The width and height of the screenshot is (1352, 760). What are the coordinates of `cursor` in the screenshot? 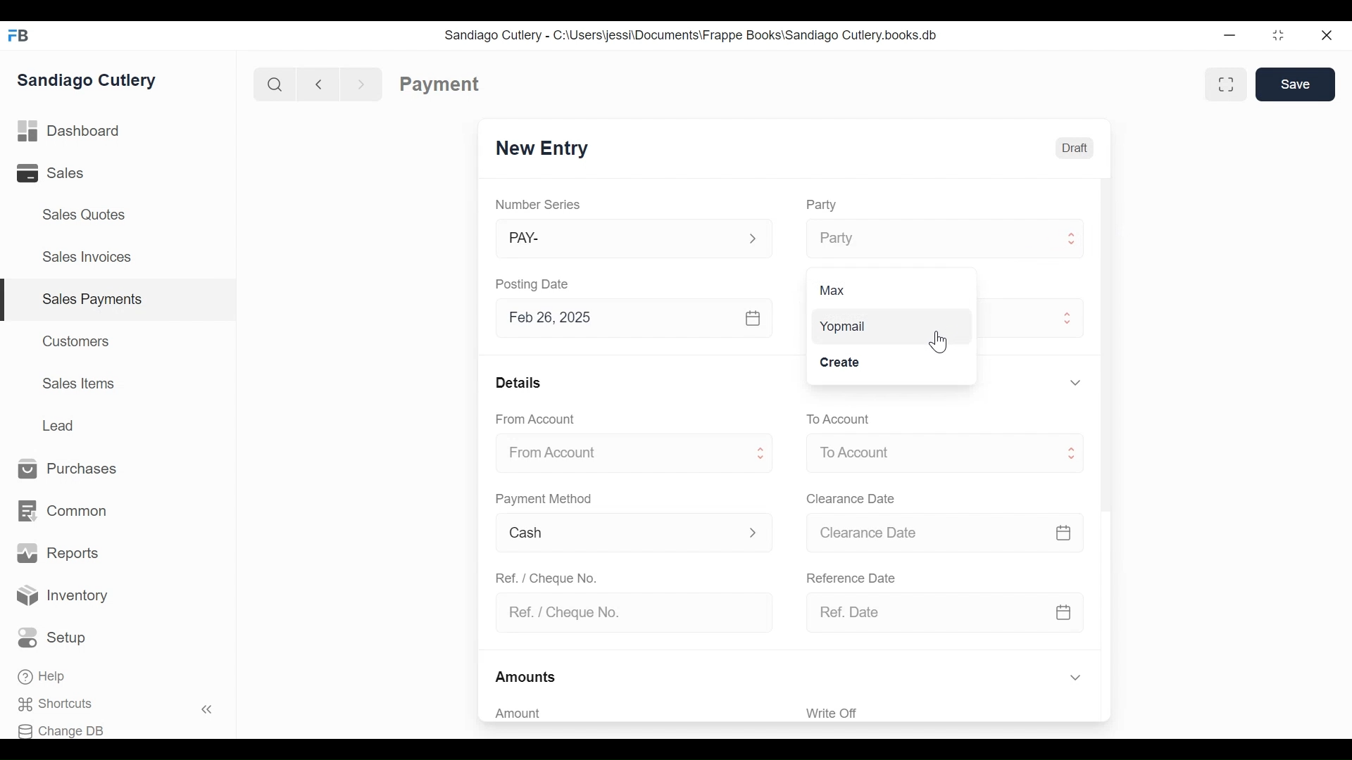 It's located at (1076, 248).